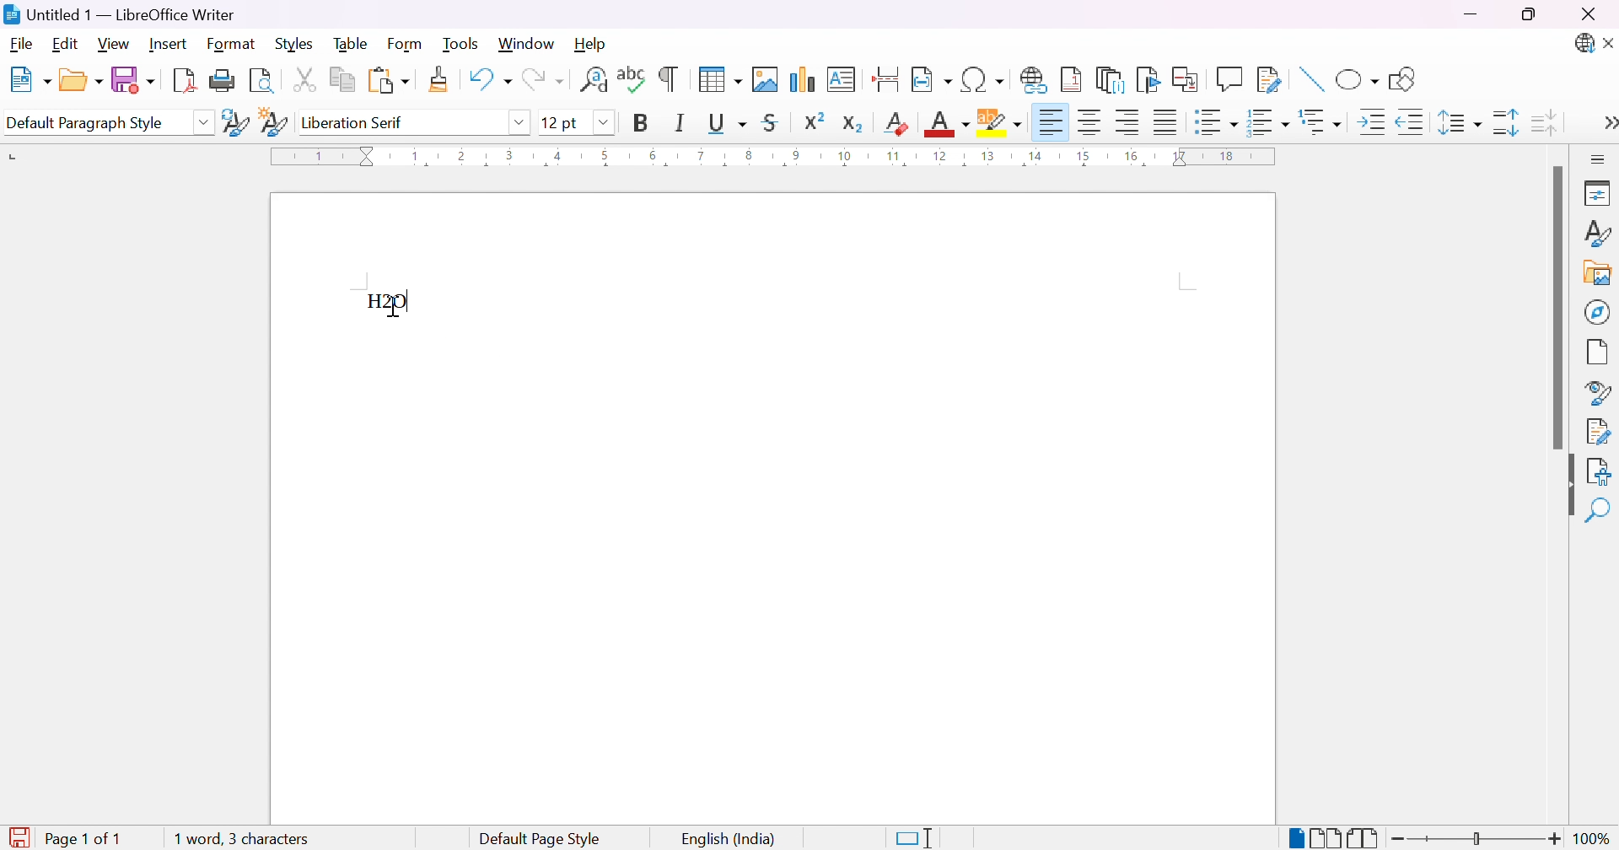 This screenshot has width=1619, height=850. I want to click on Format, so click(232, 45).